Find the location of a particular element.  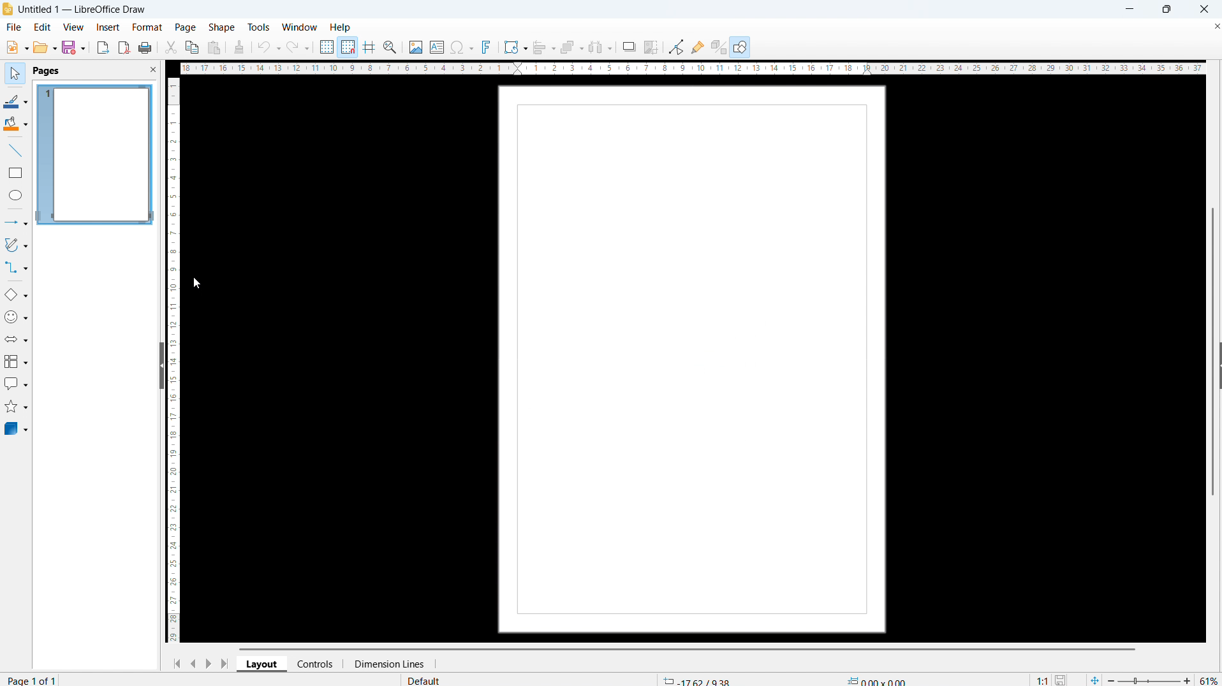

go to first page is located at coordinates (175, 663).